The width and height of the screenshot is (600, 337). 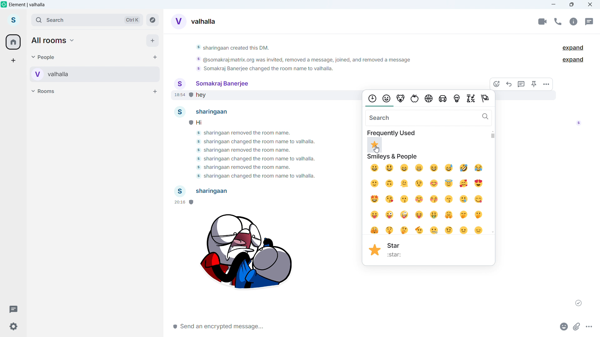 I want to click on Scroll up, so click(x=493, y=131).